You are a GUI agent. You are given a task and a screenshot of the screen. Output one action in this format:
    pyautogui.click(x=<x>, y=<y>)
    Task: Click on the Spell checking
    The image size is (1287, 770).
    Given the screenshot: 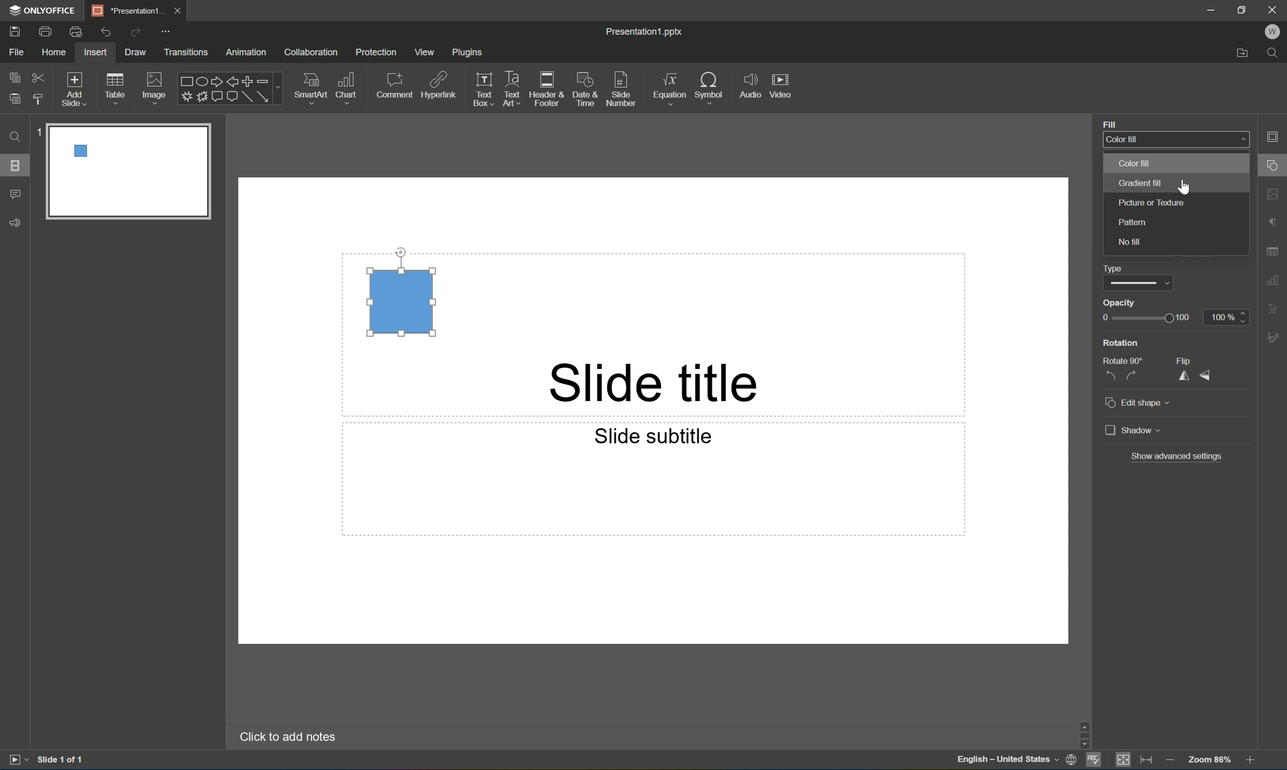 What is the action you would take?
    pyautogui.click(x=1093, y=761)
    